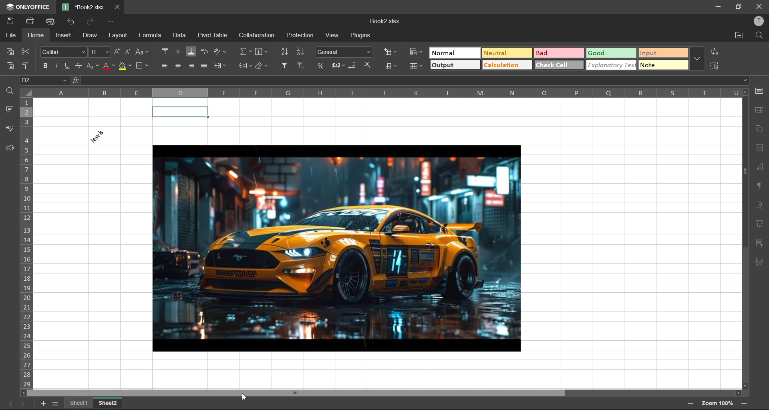  What do you see at coordinates (285, 65) in the screenshot?
I see `filter` at bounding box center [285, 65].